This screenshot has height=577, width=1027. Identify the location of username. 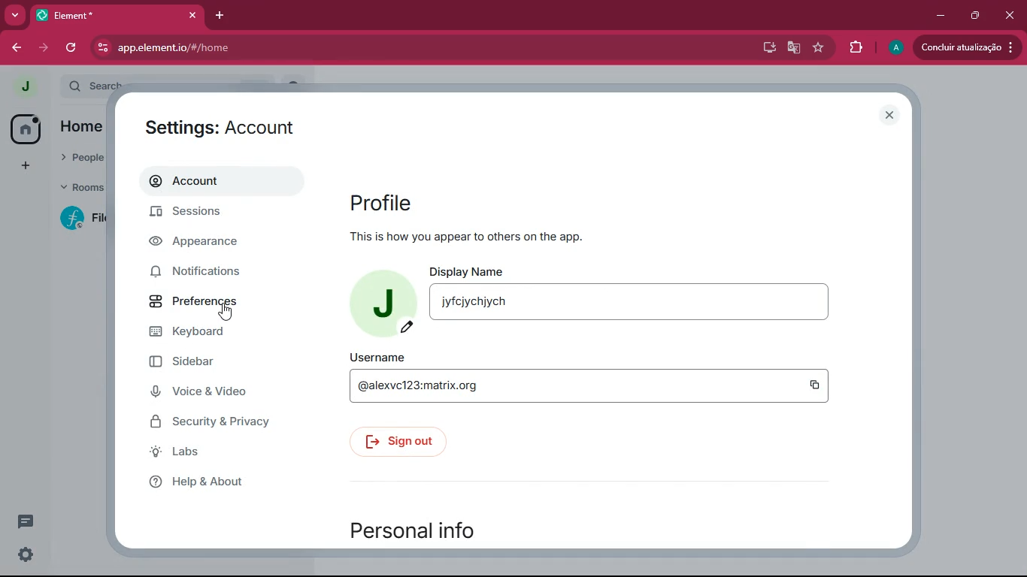
(589, 379).